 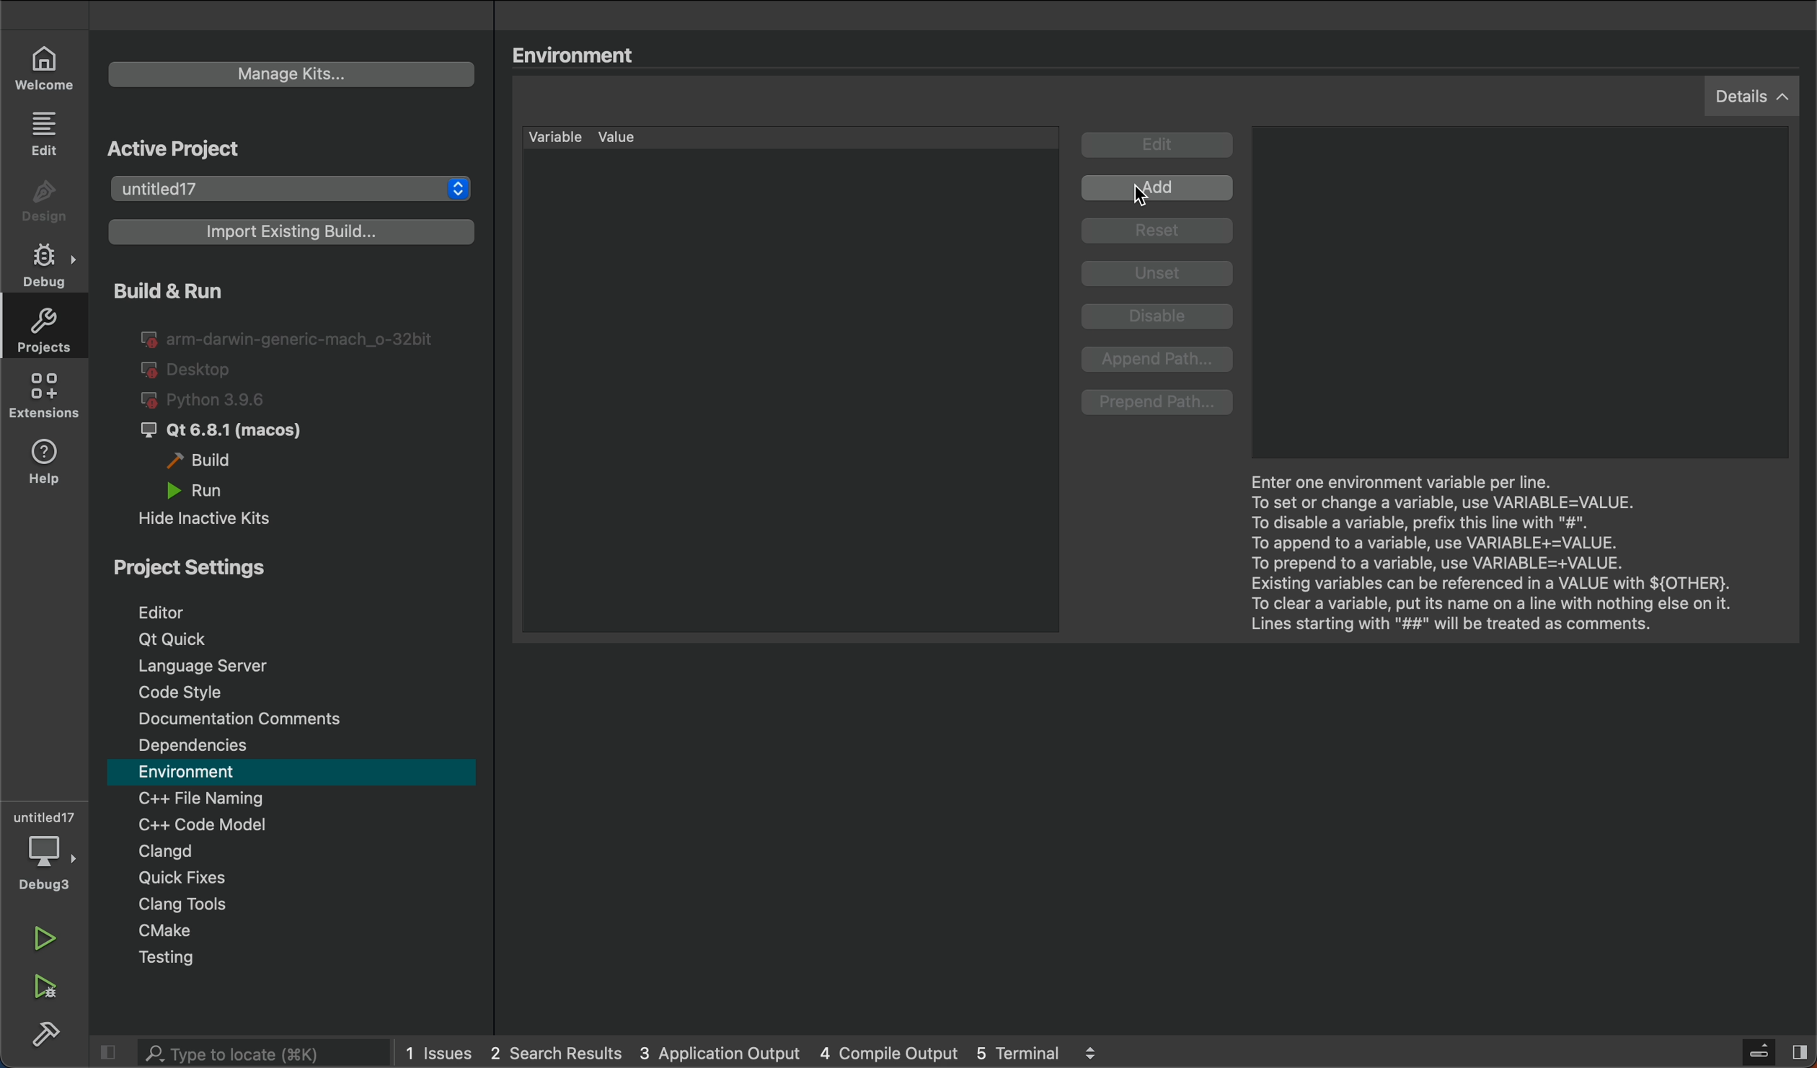 I want to click on toggle sidebar, so click(x=1768, y=1051).